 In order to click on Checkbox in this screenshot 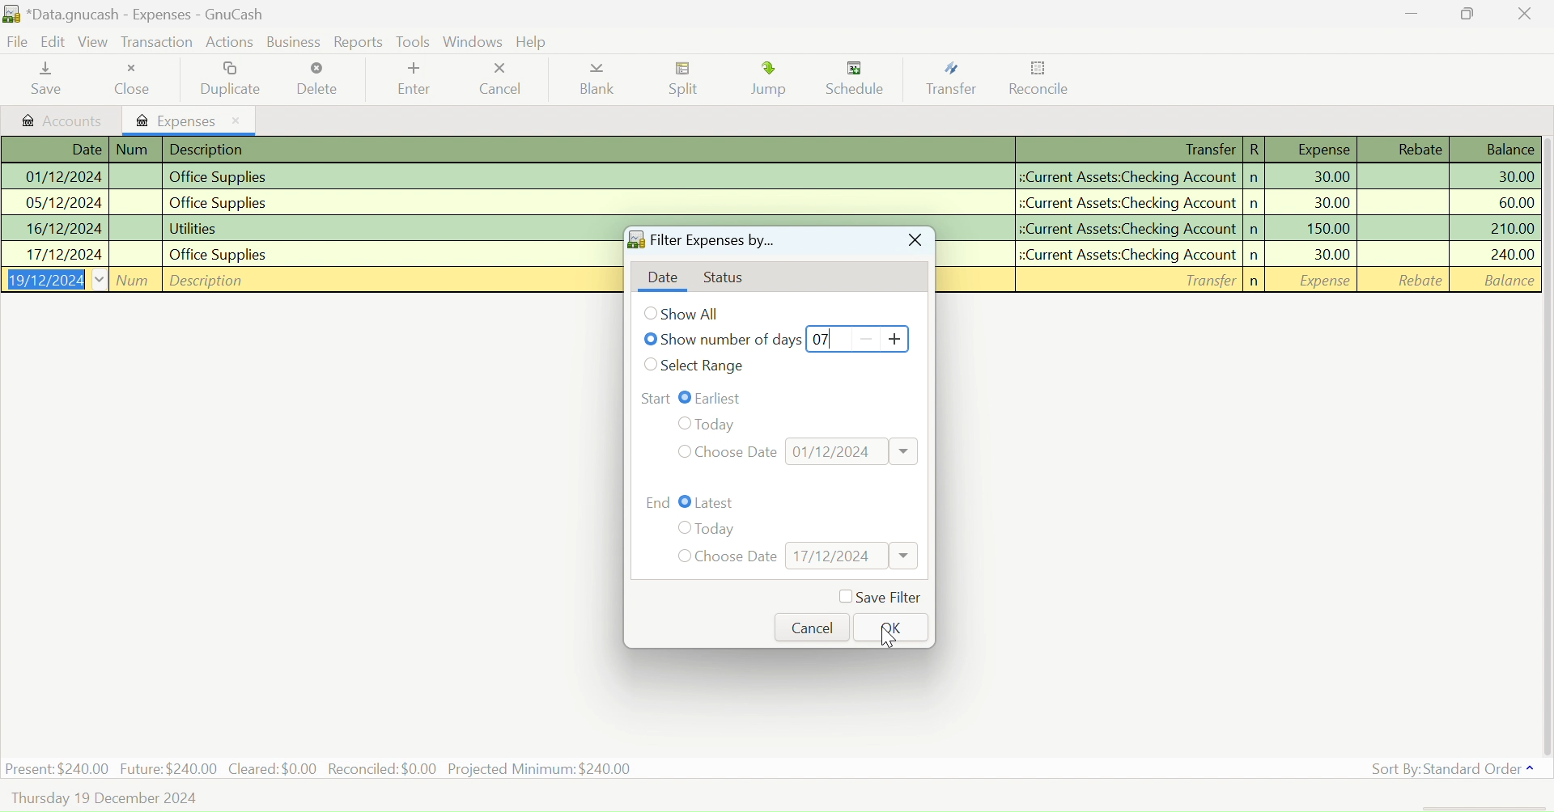, I will do `click(652, 365)`.